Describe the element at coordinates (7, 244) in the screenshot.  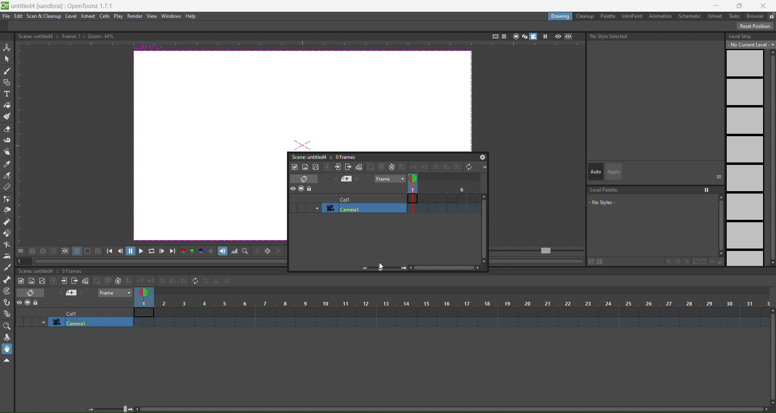
I see `bender tool` at that location.